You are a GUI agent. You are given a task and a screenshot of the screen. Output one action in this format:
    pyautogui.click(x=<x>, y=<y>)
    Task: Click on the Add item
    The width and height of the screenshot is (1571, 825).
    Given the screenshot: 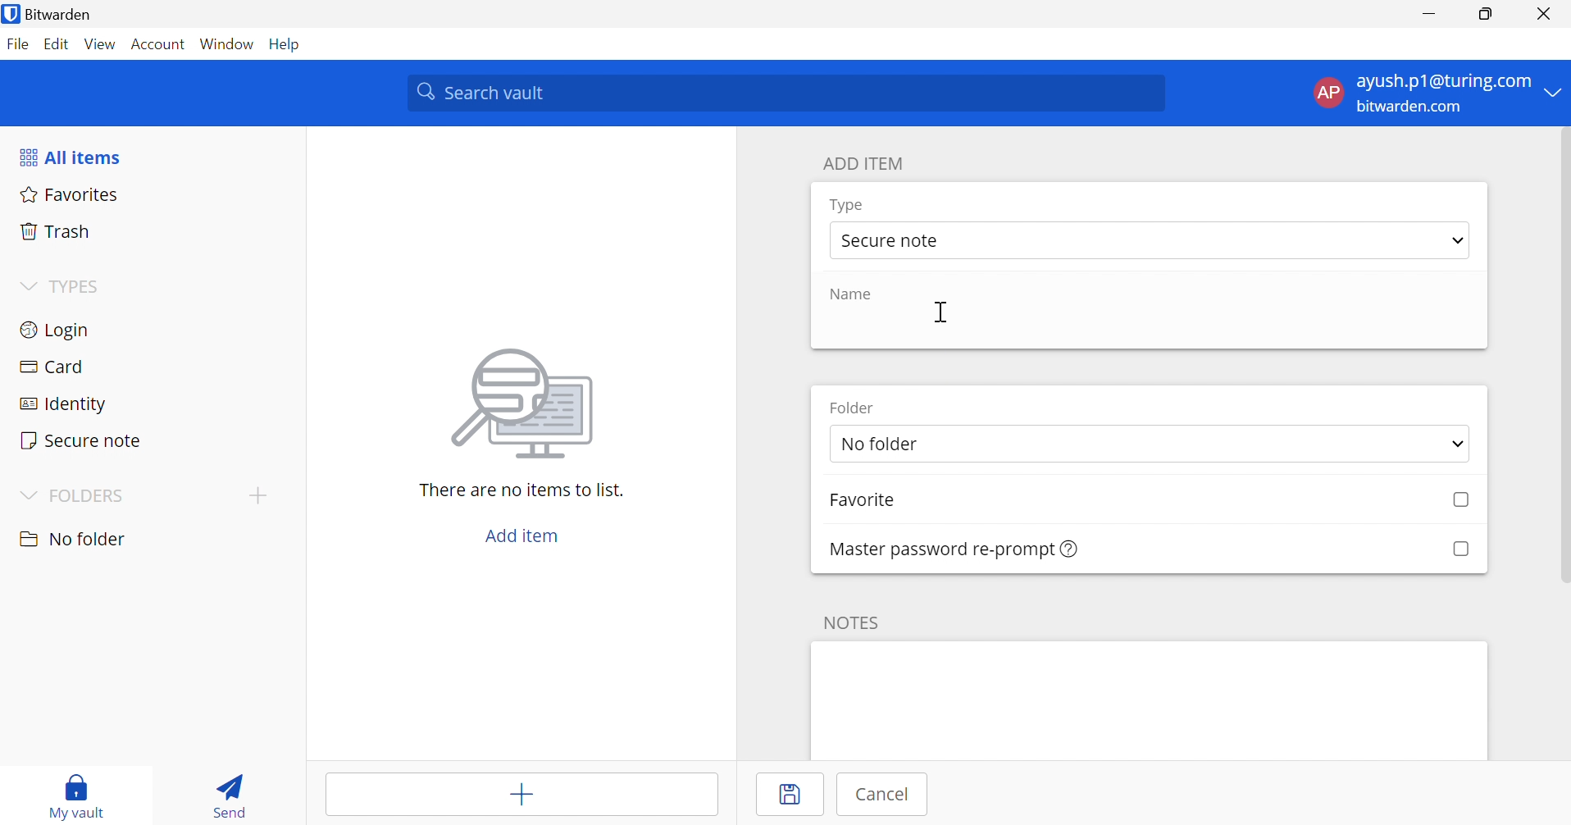 What is the action you would take?
    pyautogui.click(x=519, y=797)
    